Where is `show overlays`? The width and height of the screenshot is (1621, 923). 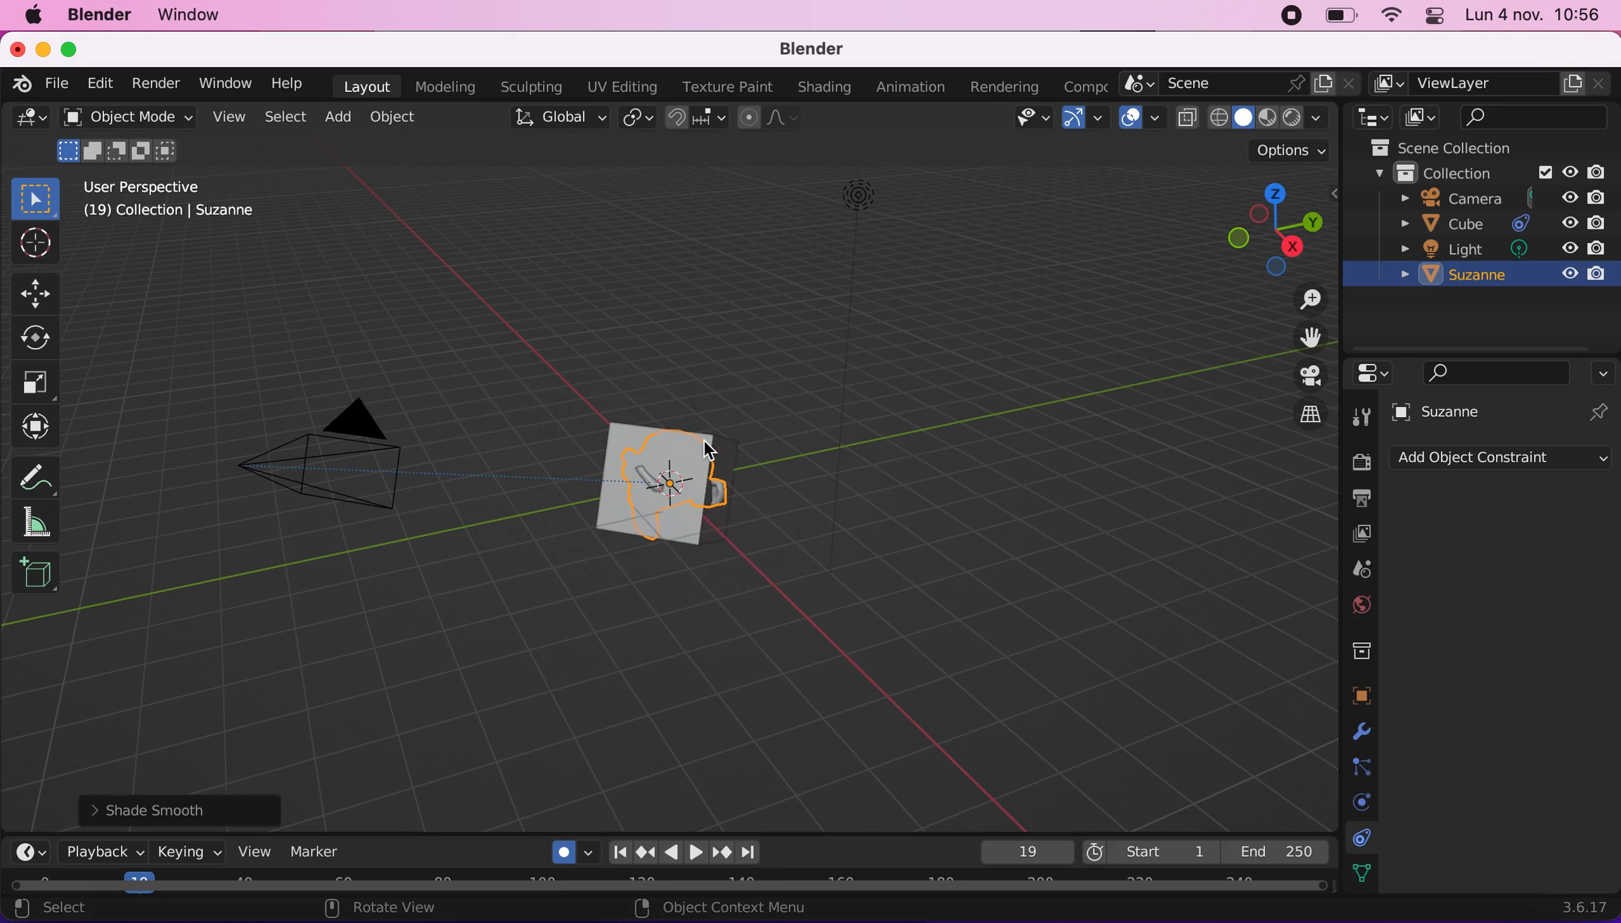
show overlays is located at coordinates (1132, 117).